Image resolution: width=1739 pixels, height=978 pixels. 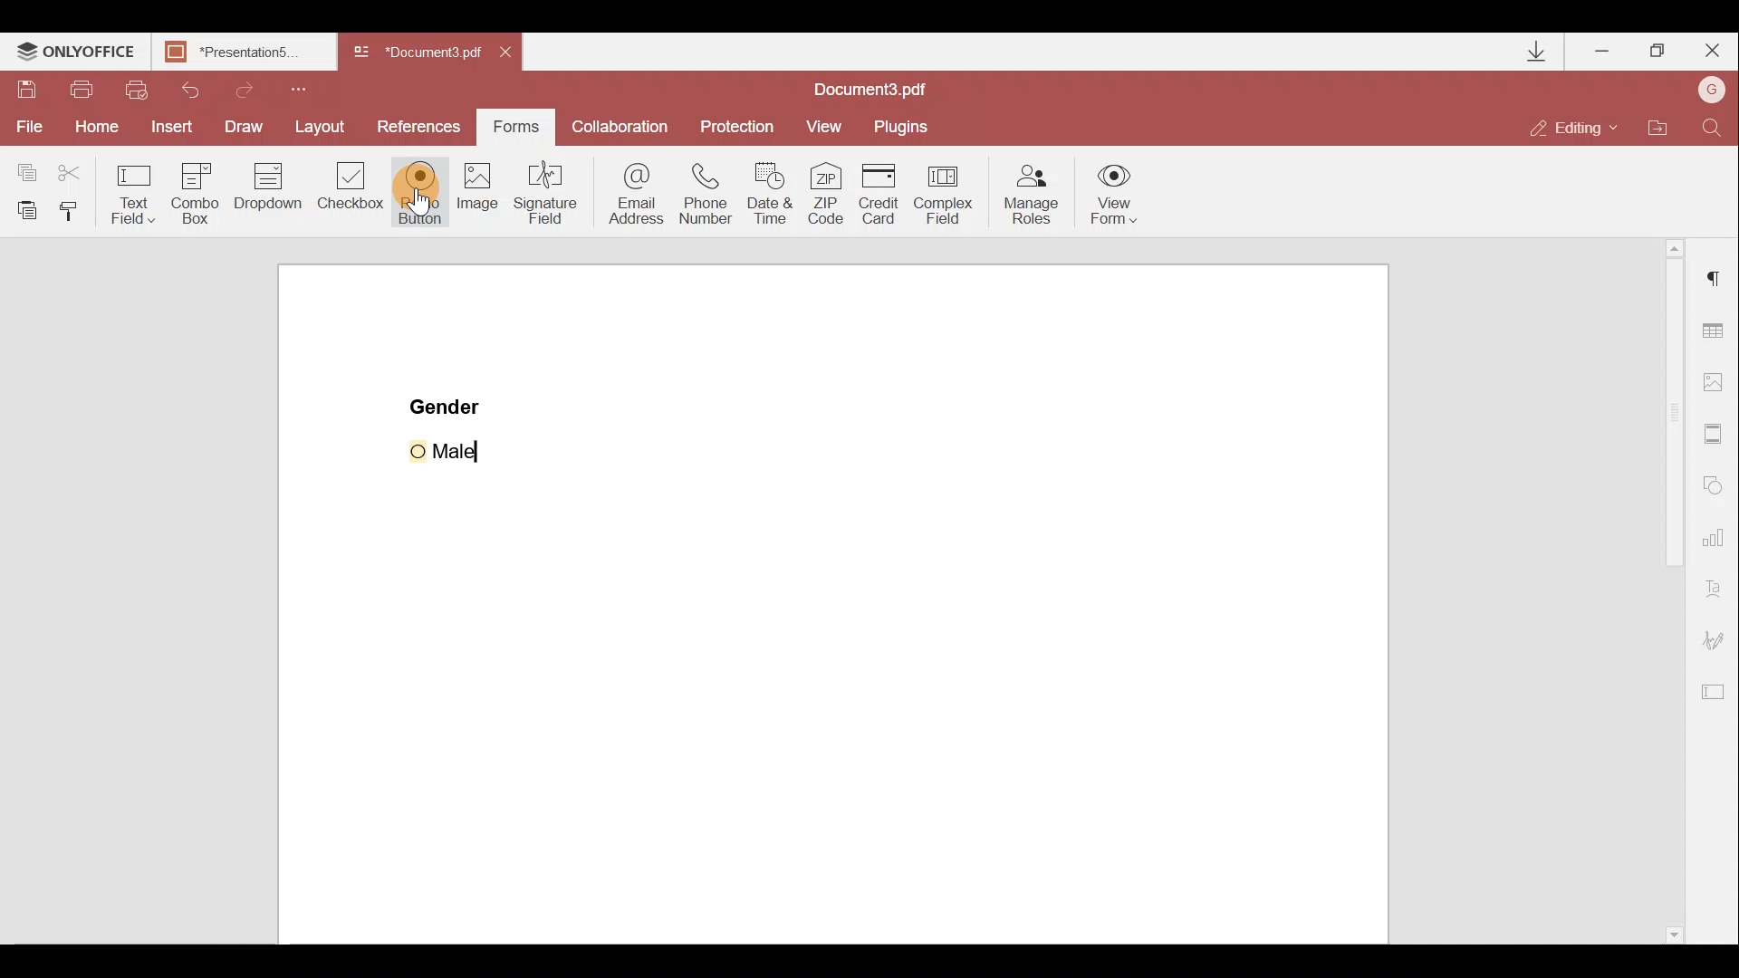 What do you see at coordinates (521, 127) in the screenshot?
I see `Forms` at bounding box center [521, 127].